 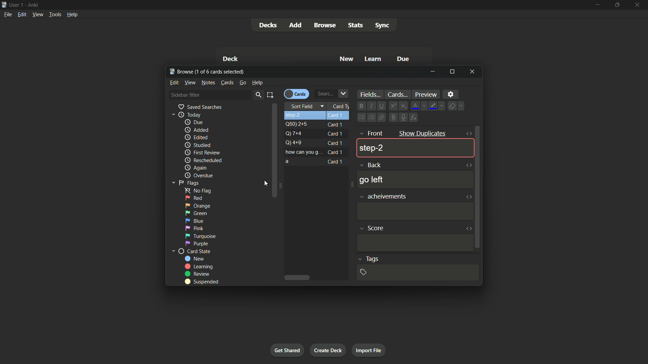 What do you see at coordinates (197, 145) in the screenshot?
I see `Studied` at bounding box center [197, 145].